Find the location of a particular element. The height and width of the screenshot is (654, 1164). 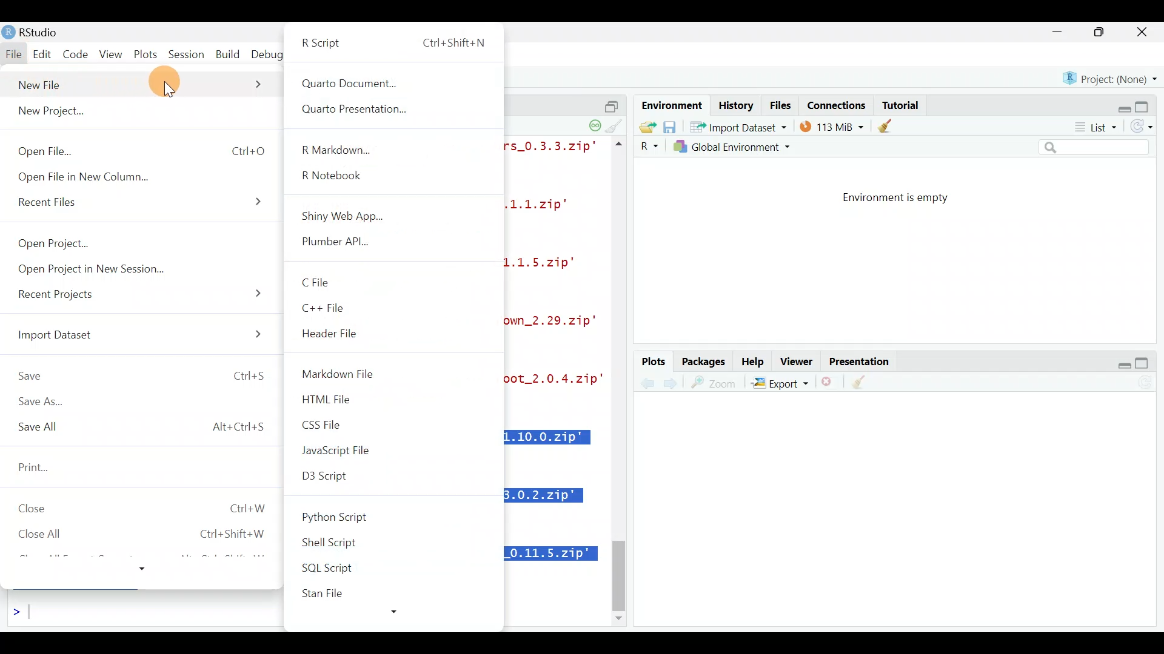

Packages is located at coordinates (703, 361).